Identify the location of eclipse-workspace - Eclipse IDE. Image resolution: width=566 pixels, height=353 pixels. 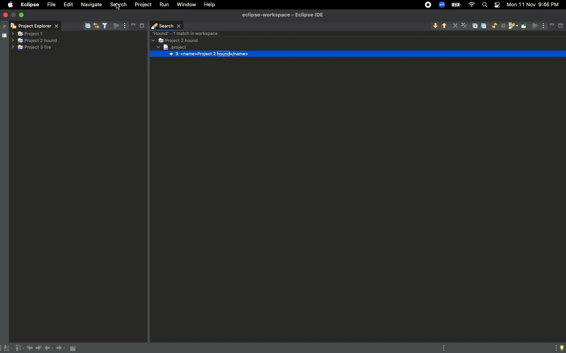
(283, 15).